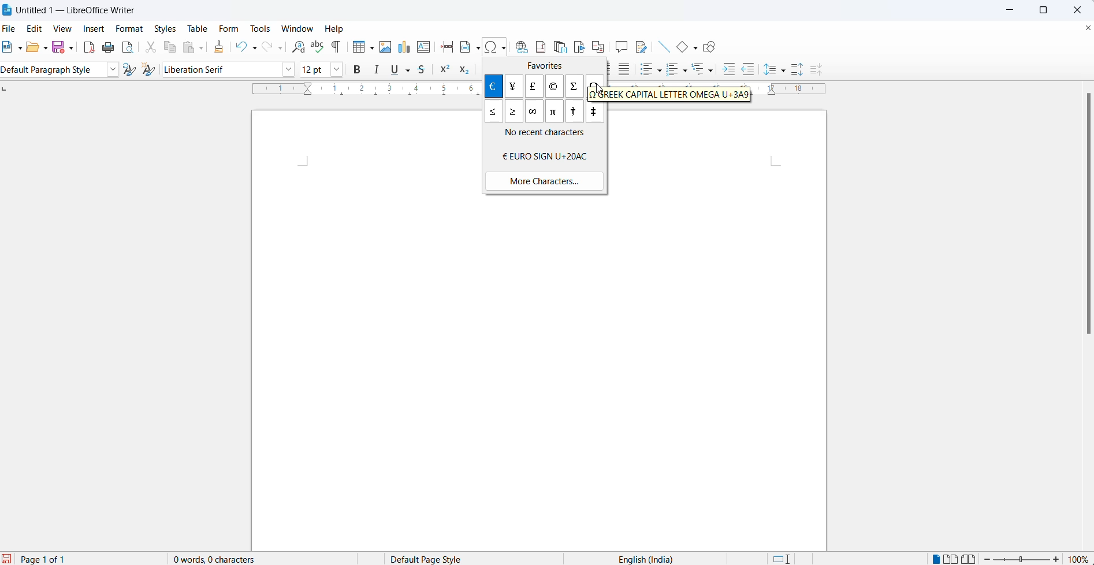 The height and width of the screenshot is (565, 1094). Describe the element at coordinates (560, 45) in the screenshot. I see `insert endnote` at that location.